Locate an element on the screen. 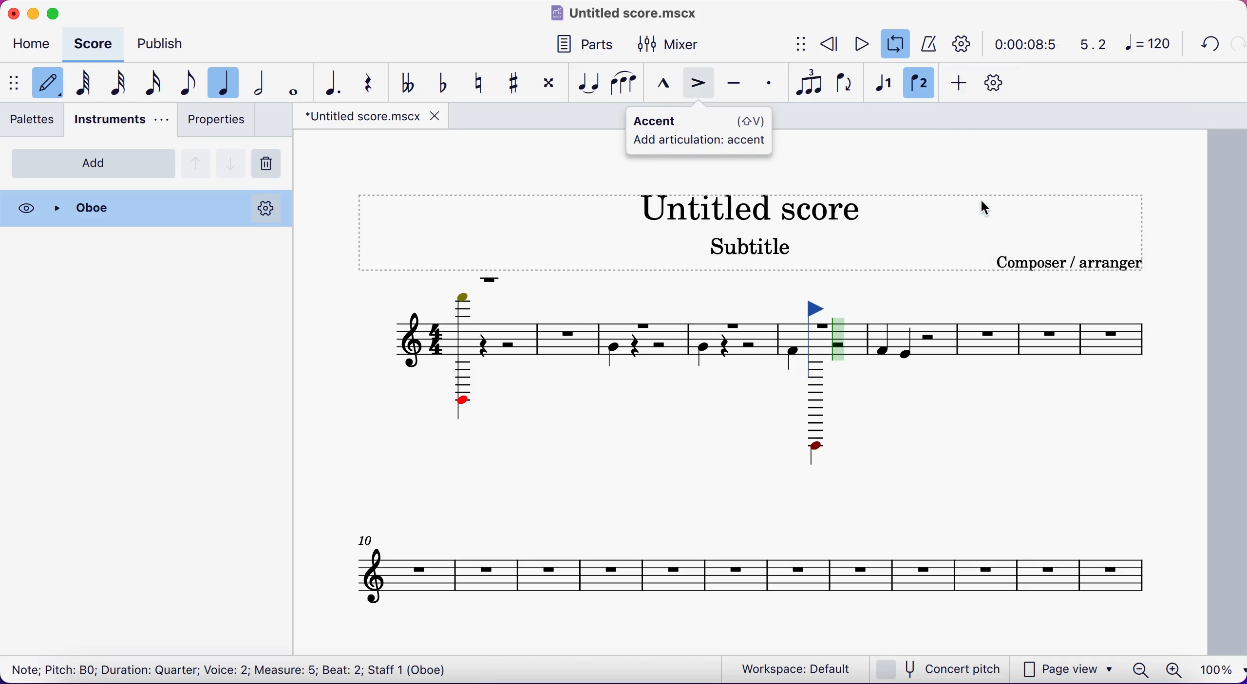 Image resolution: width=1247 pixels, height=684 pixels. "Untitled score.mscx is located at coordinates (360, 117).